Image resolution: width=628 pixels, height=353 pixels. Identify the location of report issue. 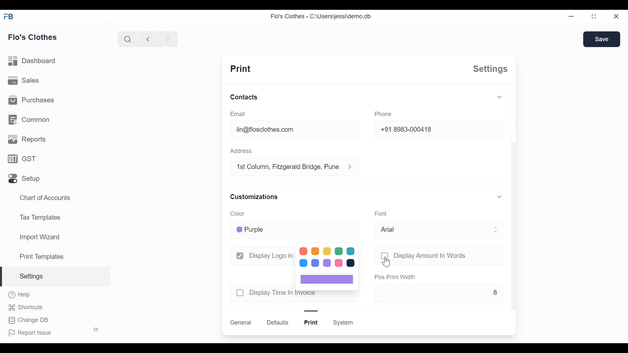
(30, 333).